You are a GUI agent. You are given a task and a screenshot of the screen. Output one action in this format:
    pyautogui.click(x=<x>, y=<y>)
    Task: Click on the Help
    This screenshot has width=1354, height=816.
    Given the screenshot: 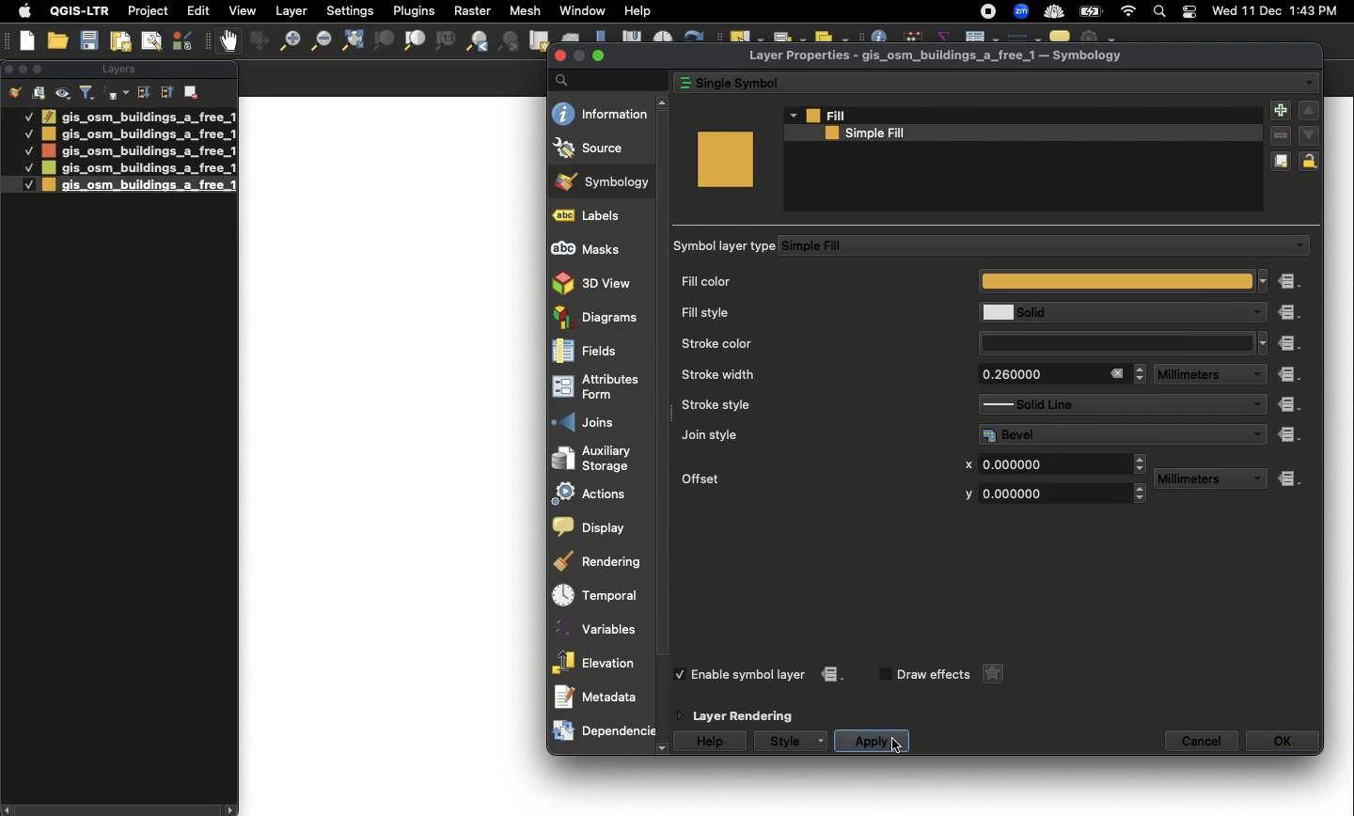 What is the action you would take?
    pyautogui.click(x=712, y=742)
    